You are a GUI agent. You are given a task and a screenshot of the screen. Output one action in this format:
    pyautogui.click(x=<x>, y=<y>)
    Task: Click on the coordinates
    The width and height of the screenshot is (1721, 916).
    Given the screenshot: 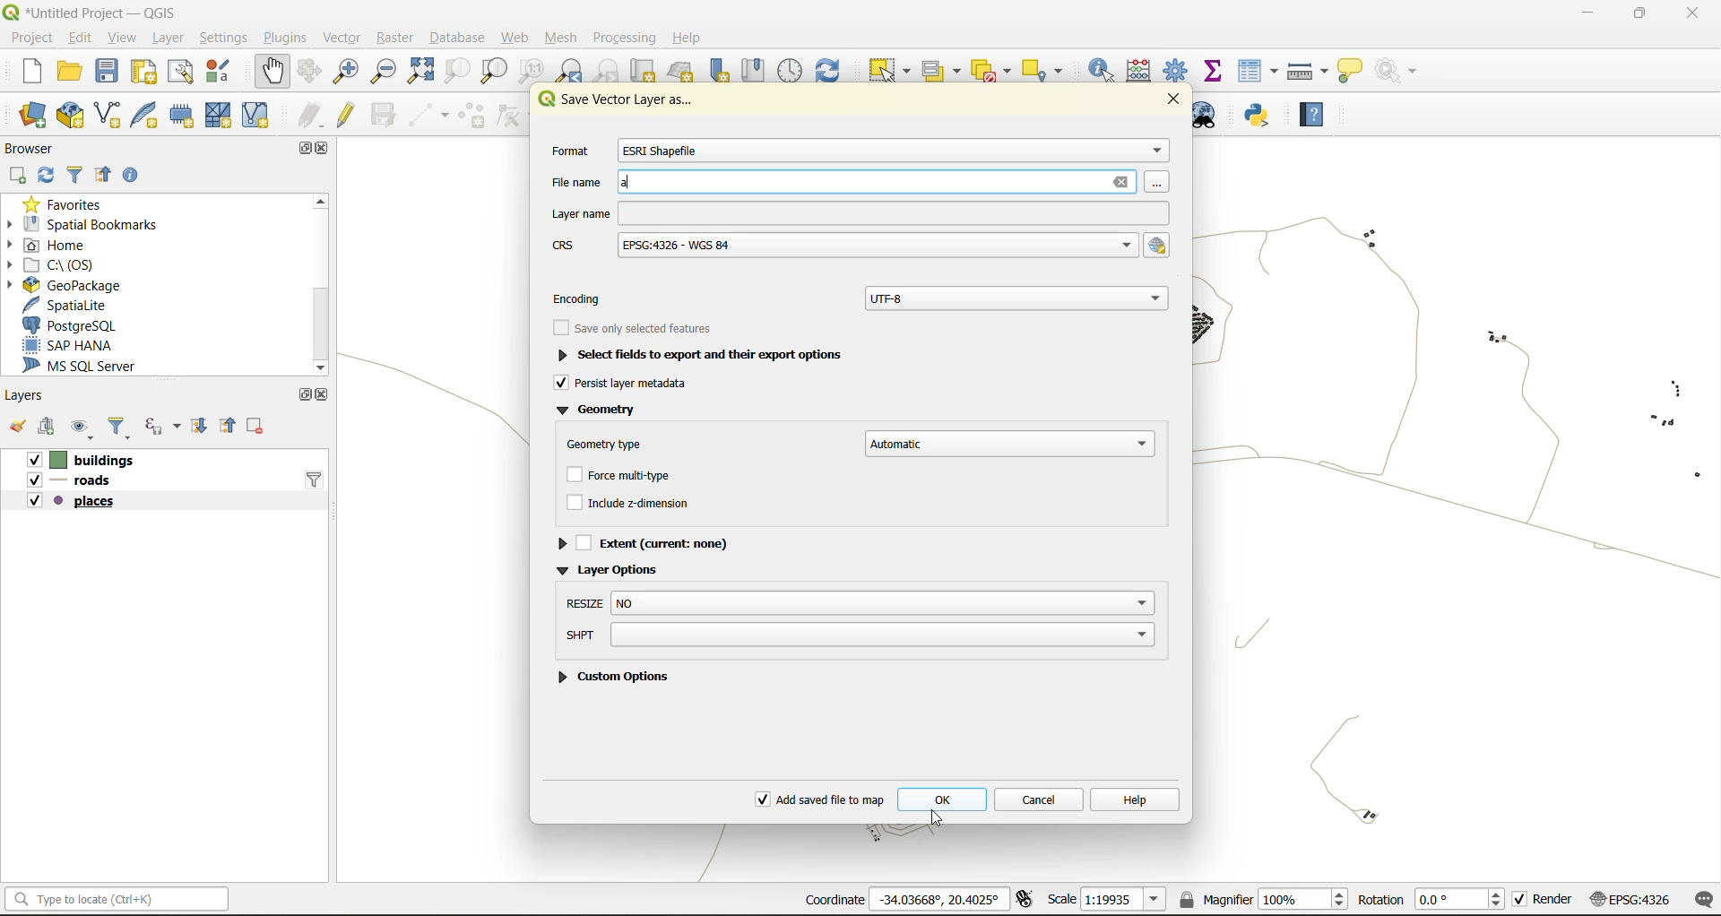 What is the action you would take?
    pyautogui.click(x=904, y=899)
    